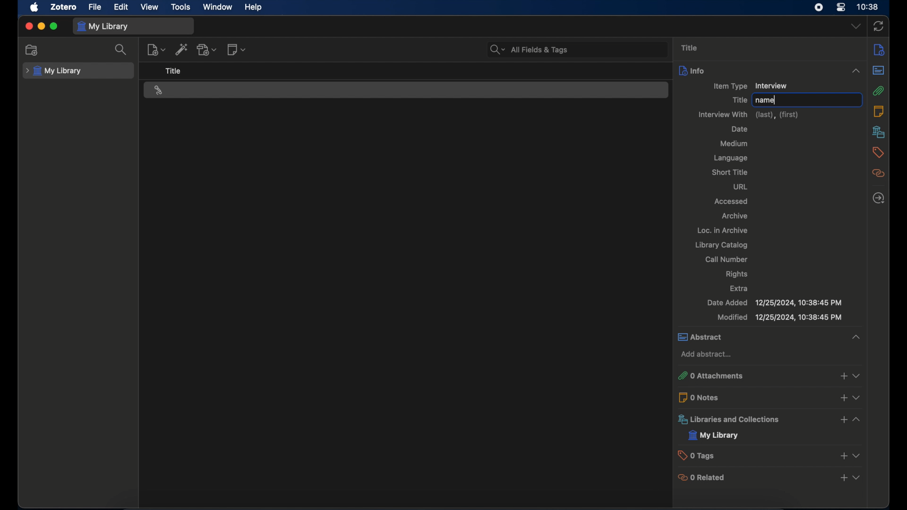 This screenshot has width=907, height=510. I want to click on add, so click(844, 399).